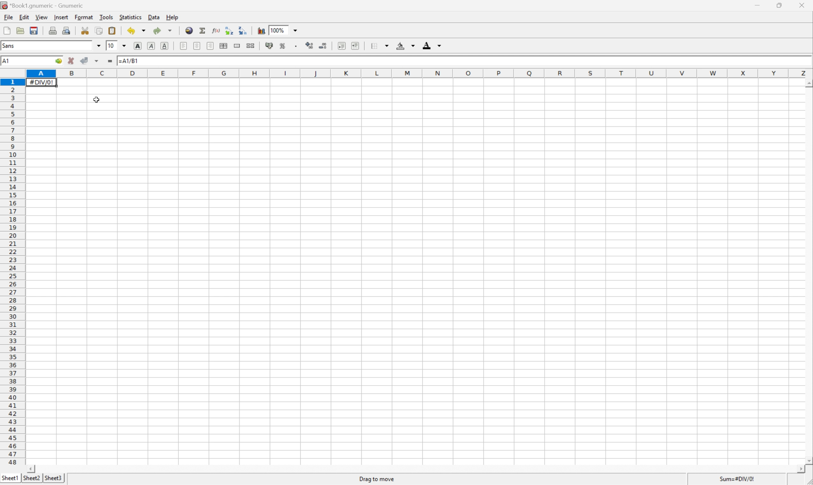 This screenshot has width=813, height=485. What do you see at coordinates (131, 31) in the screenshot?
I see `Undo` at bounding box center [131, 31].